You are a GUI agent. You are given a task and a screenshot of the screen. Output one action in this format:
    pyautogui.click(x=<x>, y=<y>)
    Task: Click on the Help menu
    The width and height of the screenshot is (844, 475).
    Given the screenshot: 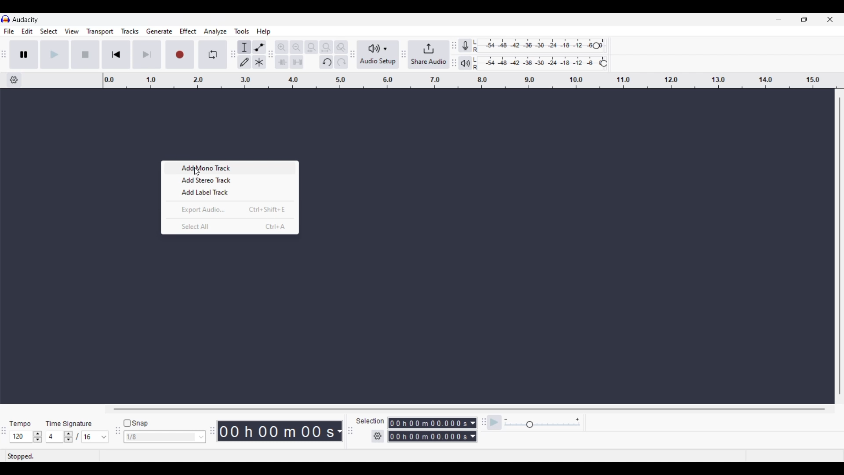 What is the action you would take?
    pyautogui.click(x=263, y=32)
    